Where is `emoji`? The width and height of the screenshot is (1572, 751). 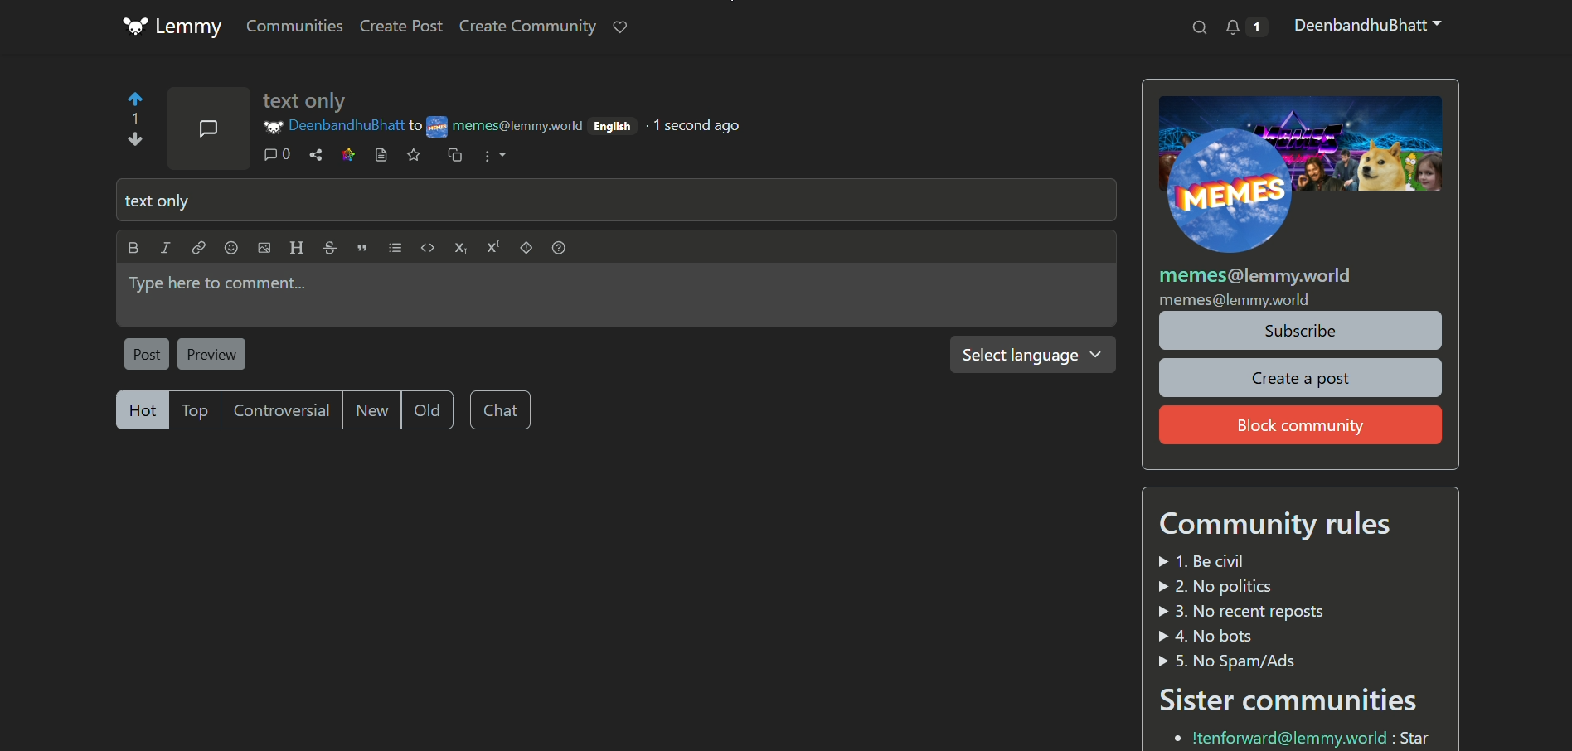 emoji is located at coordinates (230, 247).